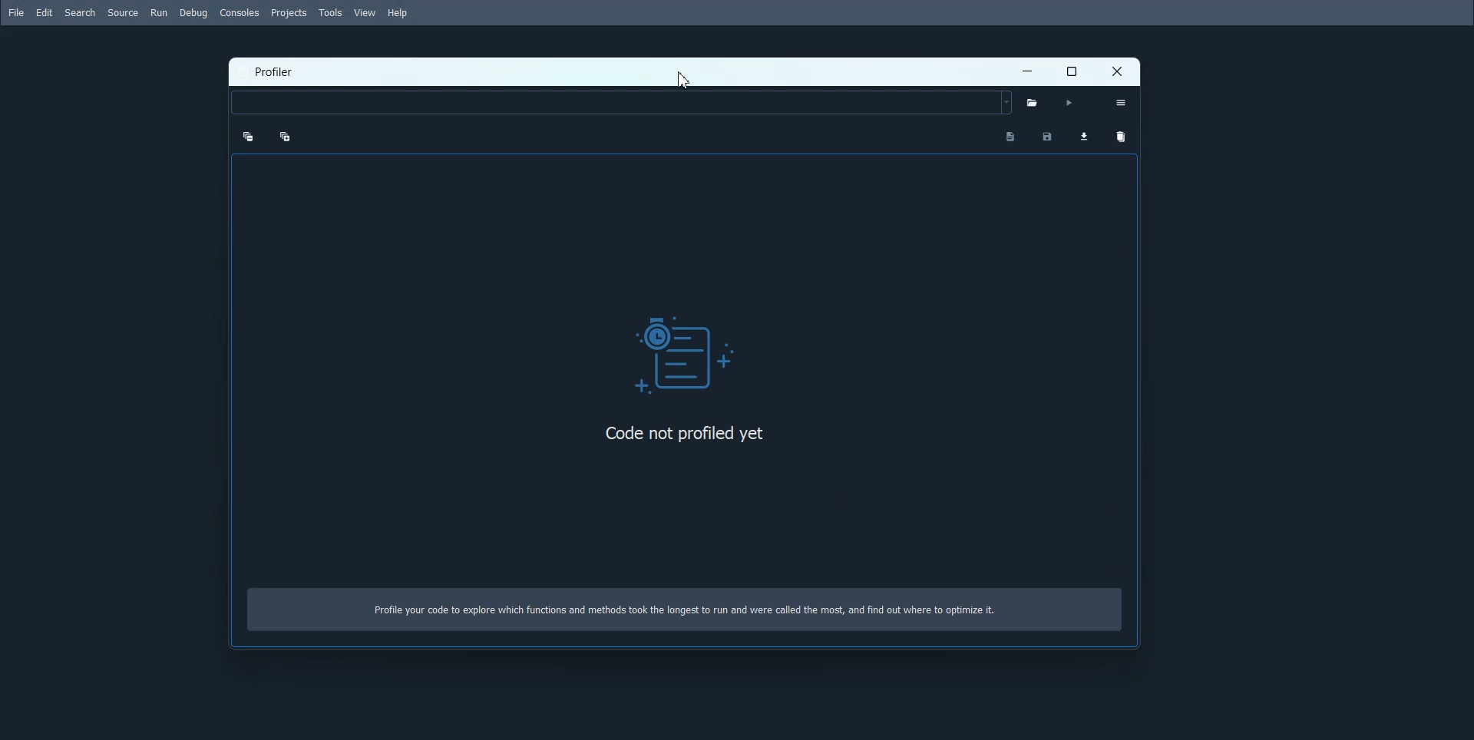 Image resolution: width=1474 pixels, height=740 pixels. Describe the element at coordinates (332, 12) in the screenshot. I see `Tools` at that location.